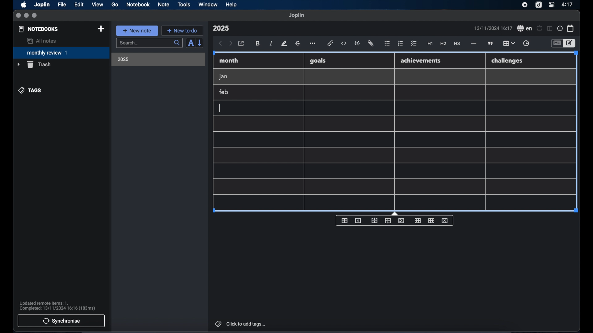 The image size is (593, 333). I want to click on table highlighted, so click(508, 43).